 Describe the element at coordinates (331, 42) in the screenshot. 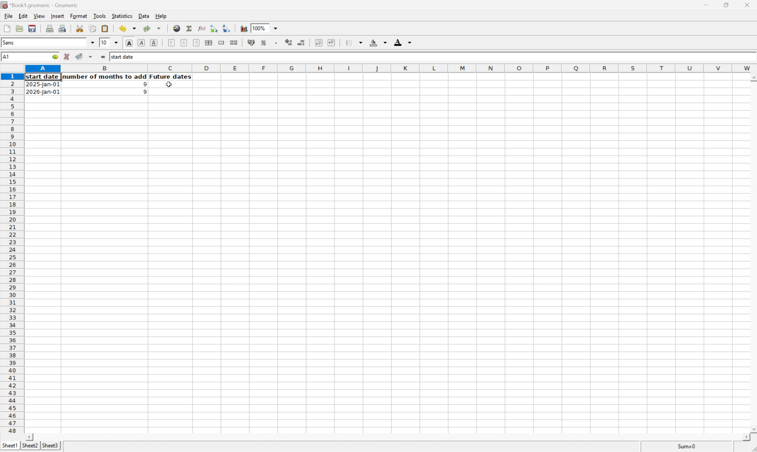

I see `Increase indent, and align the contents to the left` at that location.